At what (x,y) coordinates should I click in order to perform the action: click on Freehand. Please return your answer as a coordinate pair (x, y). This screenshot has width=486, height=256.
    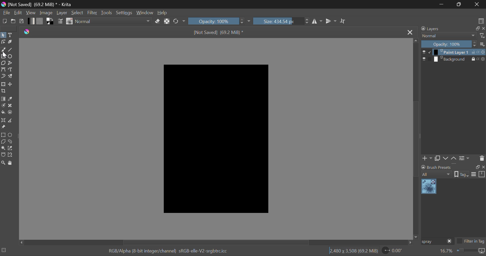
    Looking at the image, I should click on (3, 50).